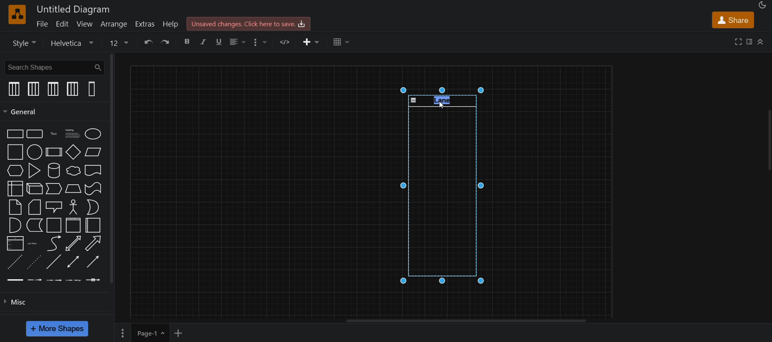  I want to click on square, so click(14, 152).